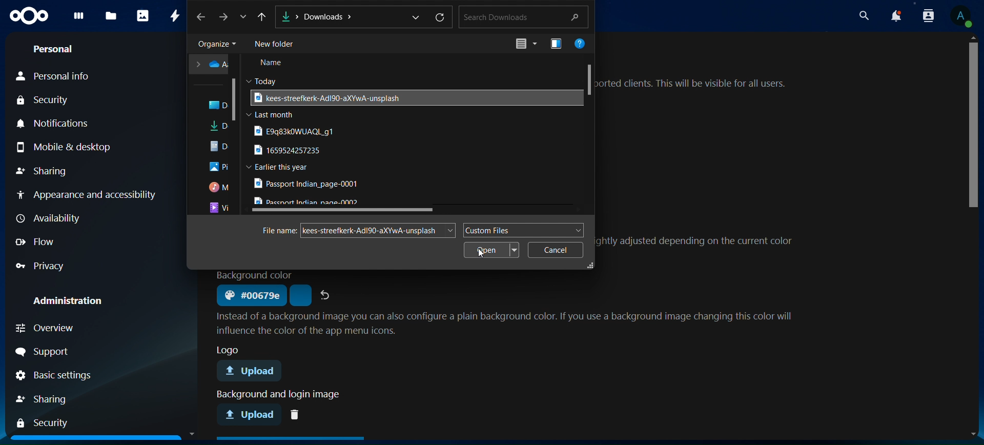 The height and width of the screenshot is (445, 984). What do you see at coordinates (79, 19) in the screenshot?
I see `dashboard` at bounding box center [79, 19].